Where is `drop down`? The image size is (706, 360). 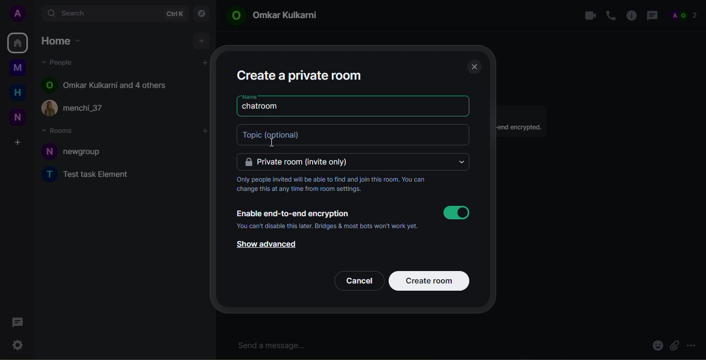 drop down is located at coordinates (461, 162).